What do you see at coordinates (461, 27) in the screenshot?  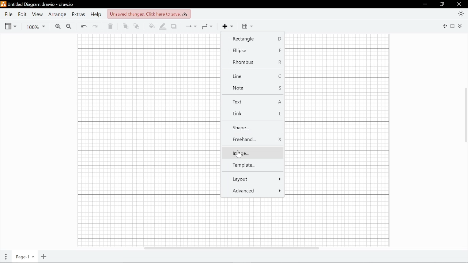 I see `Collapse/expand` at bounding box center [461, 27].